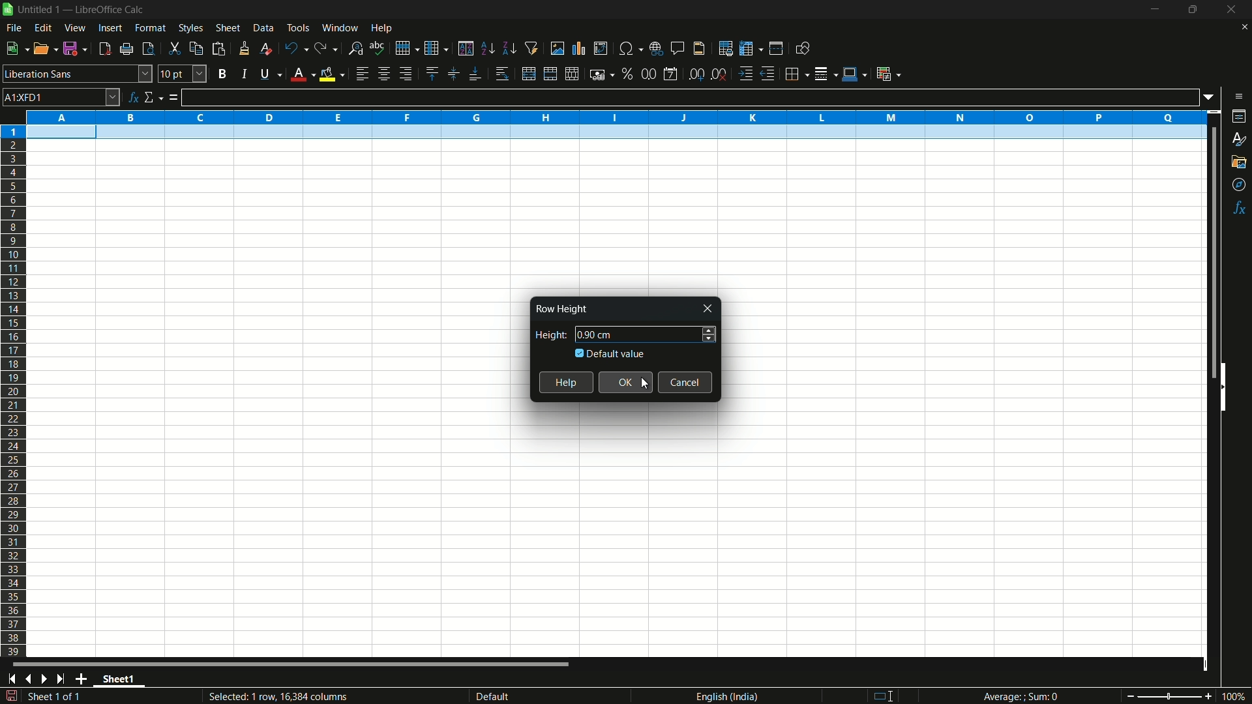  Describe the element at coordinates (1229, 386) in the screenshot. I see `hide sidebar` at that location.